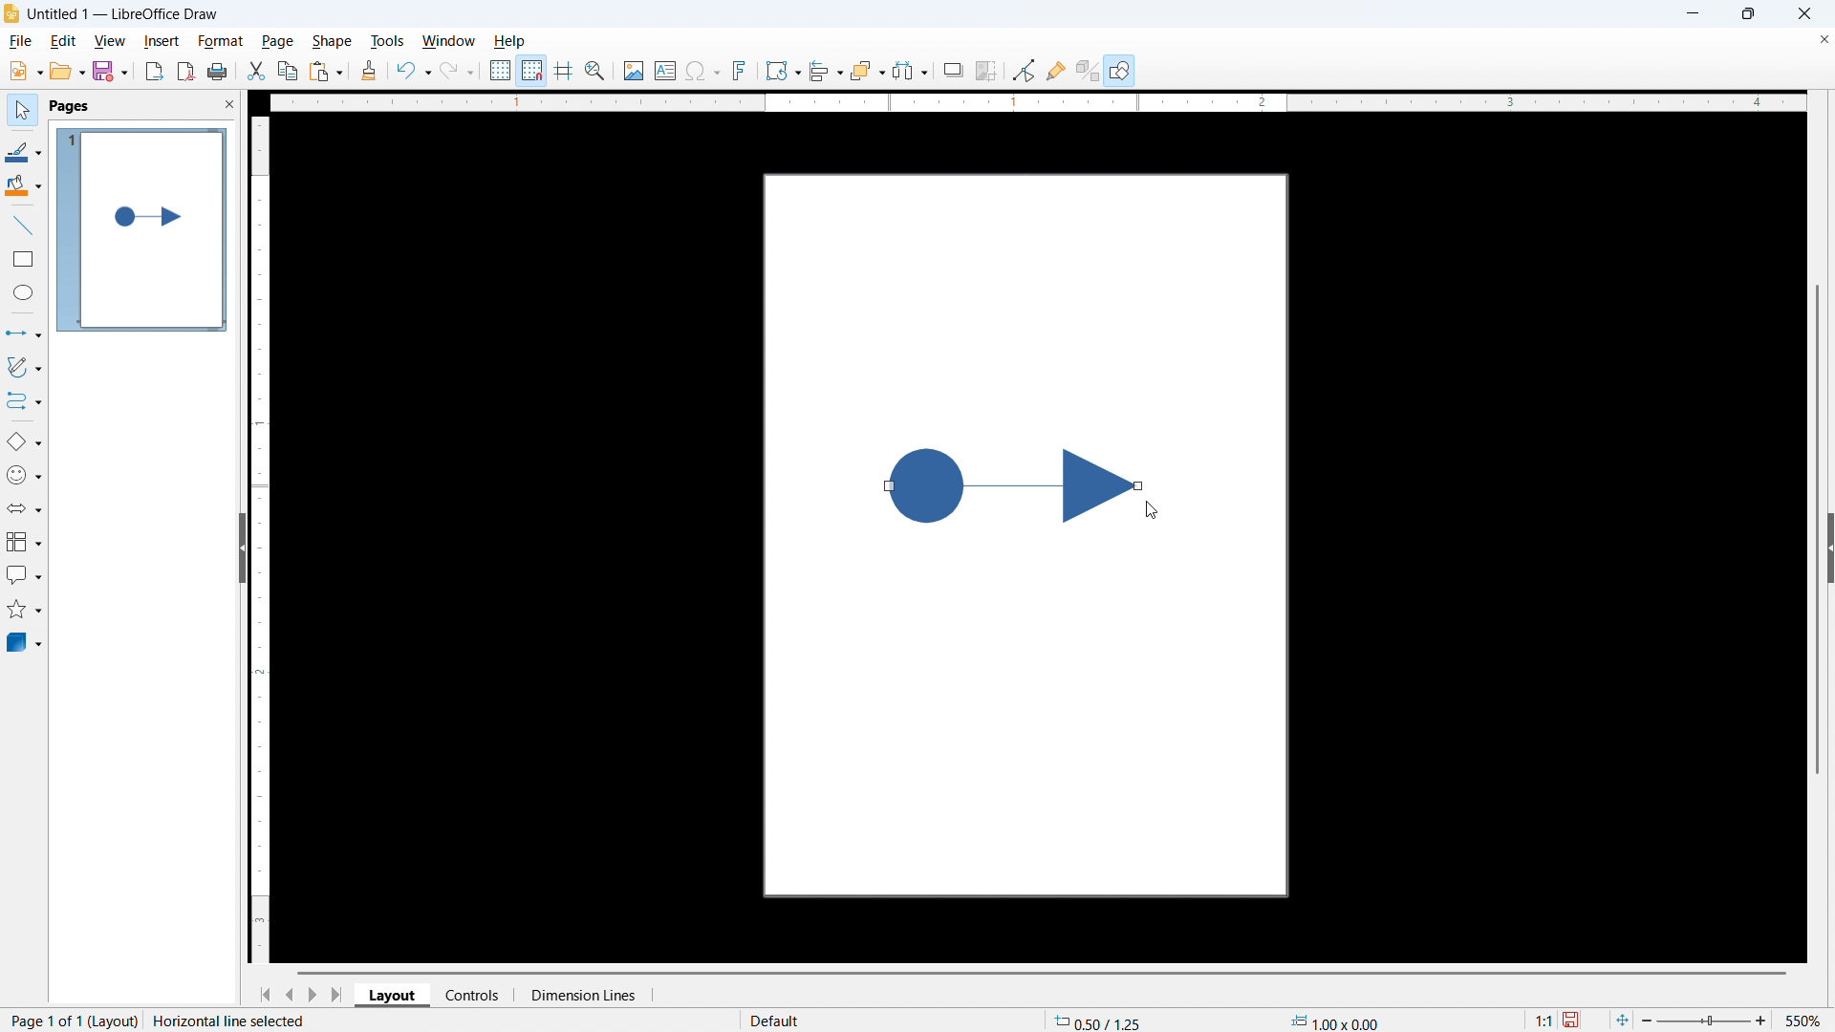 The width and height of the screenshot is (1835, 1032). Describe the element at coordinates (111, 70) in the screenshot. I see `save ` at that location.